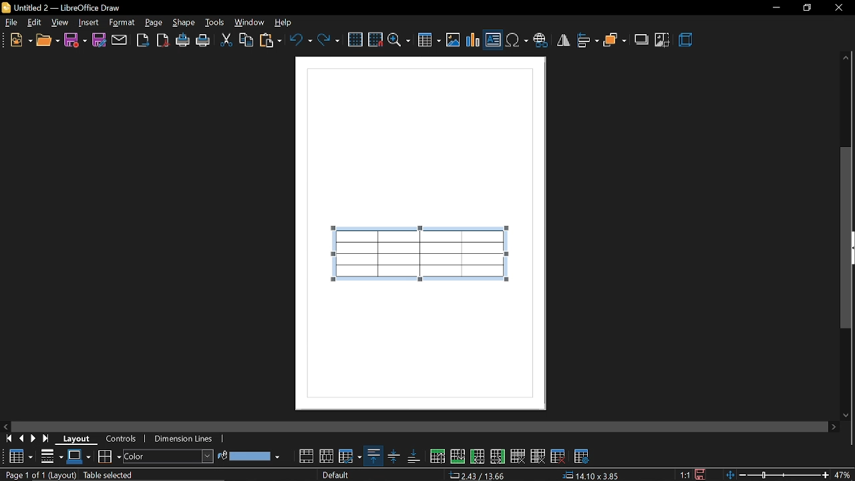 The image size is (855, 481). What do you see at coordinates (33, 21) in the screenshot?
I see `edit` at bounding box center [33, 21].